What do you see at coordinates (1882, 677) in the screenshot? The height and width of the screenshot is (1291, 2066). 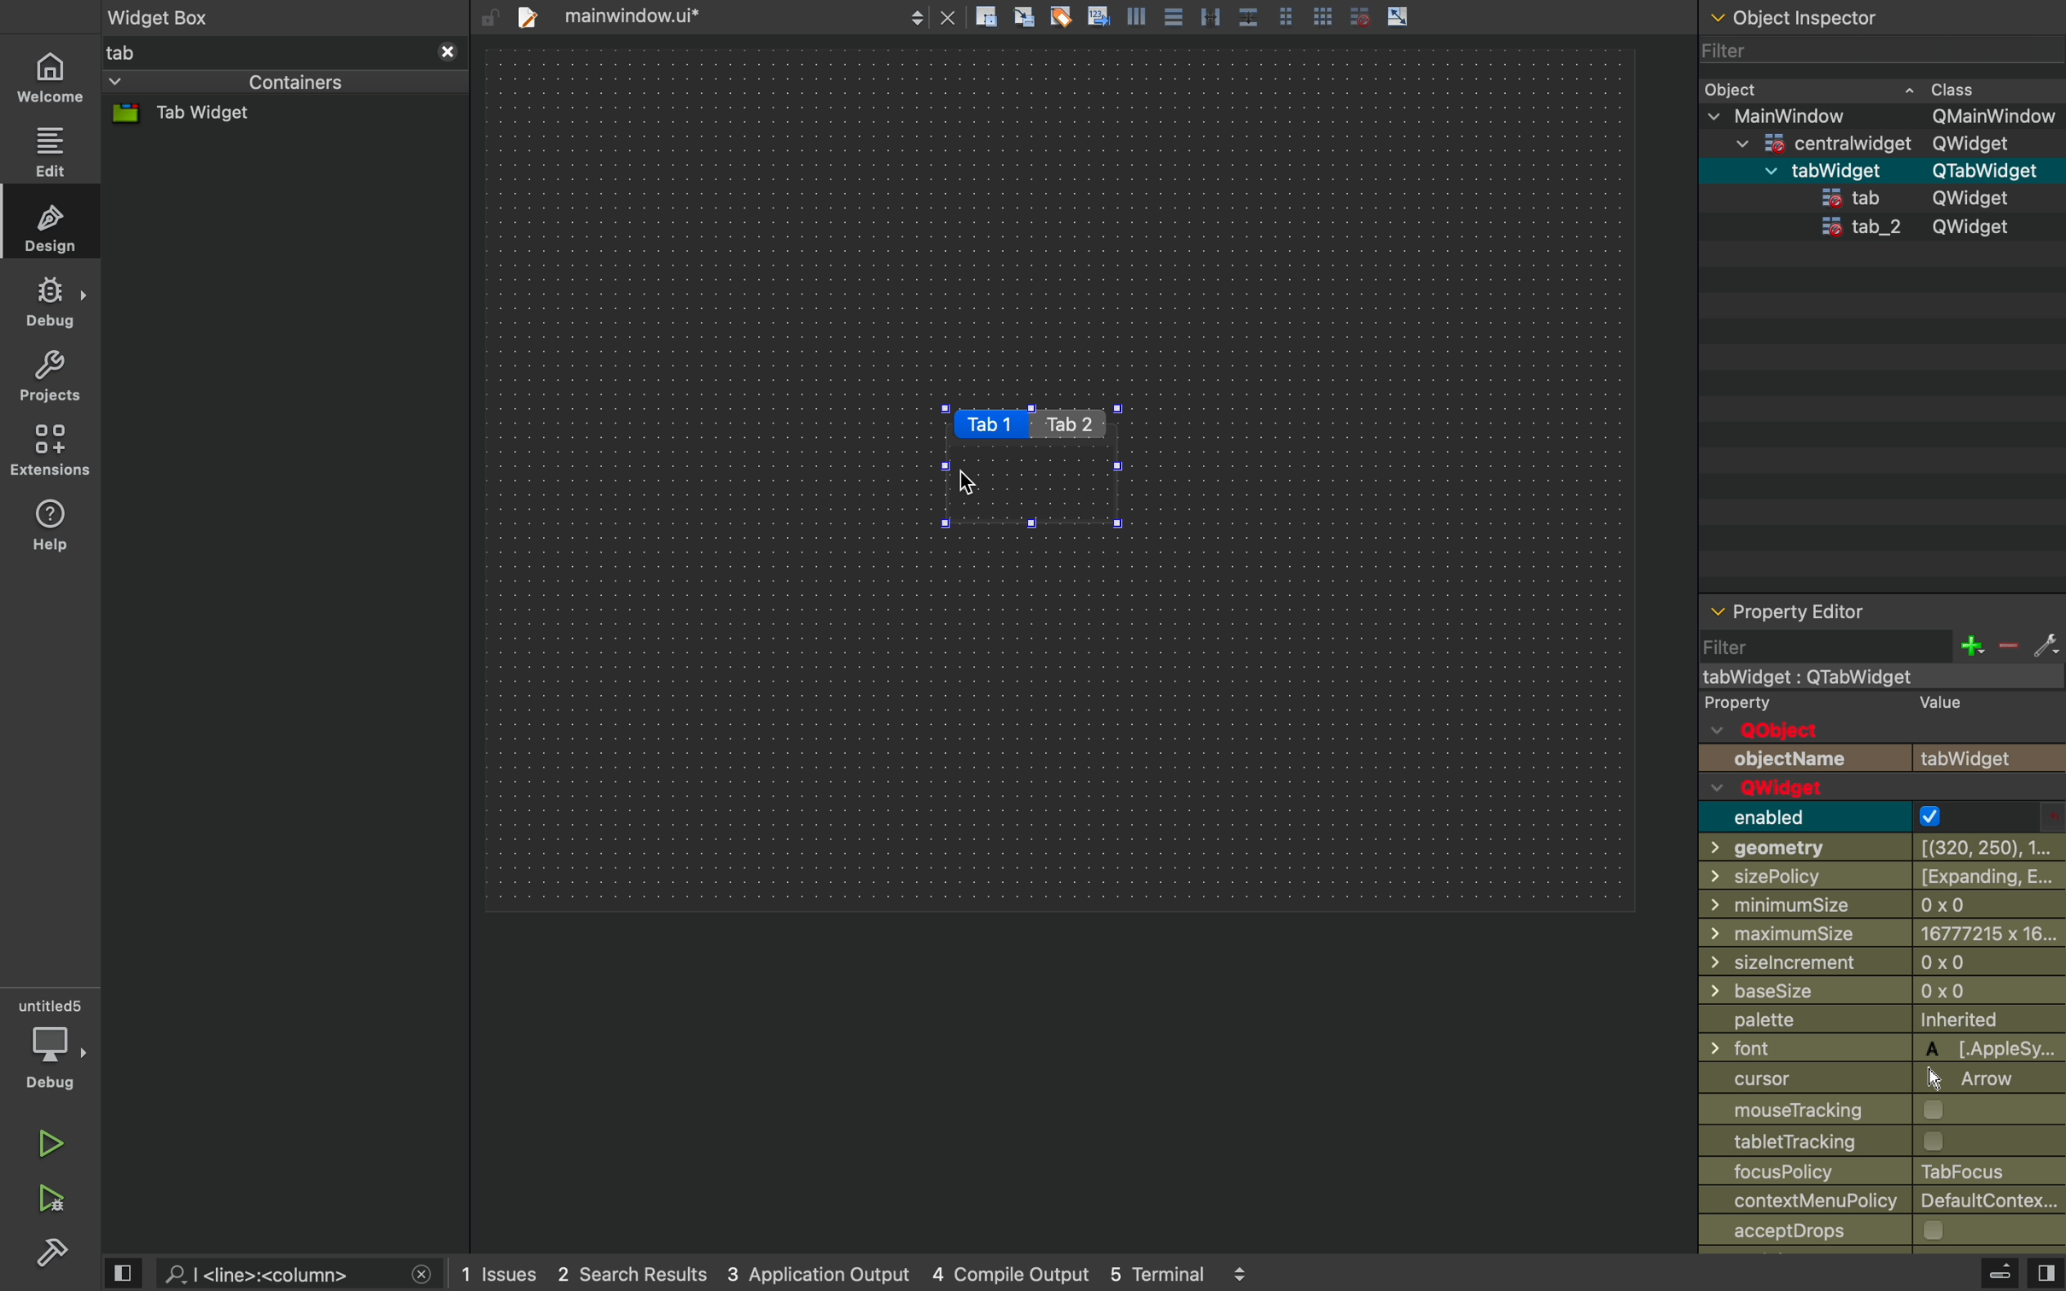 I see `mainwindow` at bounding box center [1882, 677].